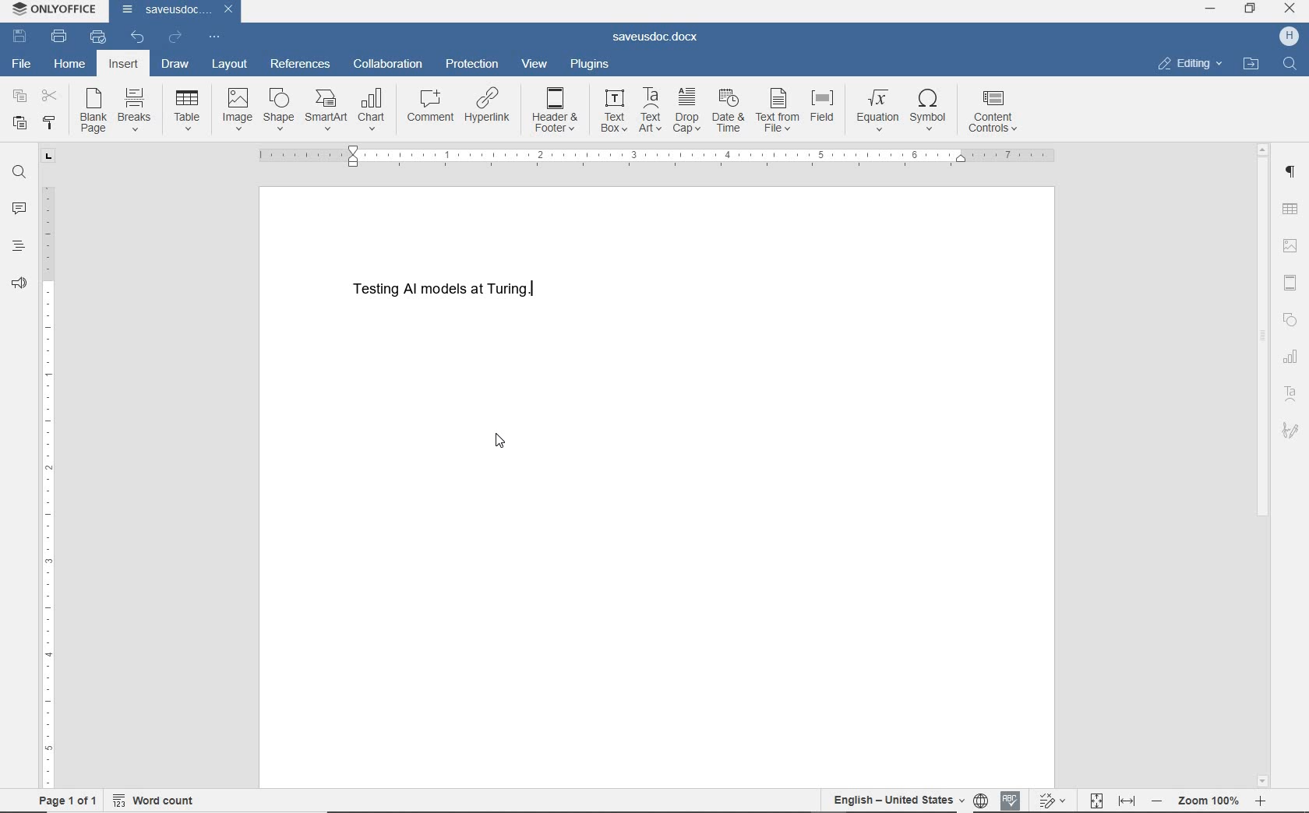  I want to click on ruler, so click(657, 157).